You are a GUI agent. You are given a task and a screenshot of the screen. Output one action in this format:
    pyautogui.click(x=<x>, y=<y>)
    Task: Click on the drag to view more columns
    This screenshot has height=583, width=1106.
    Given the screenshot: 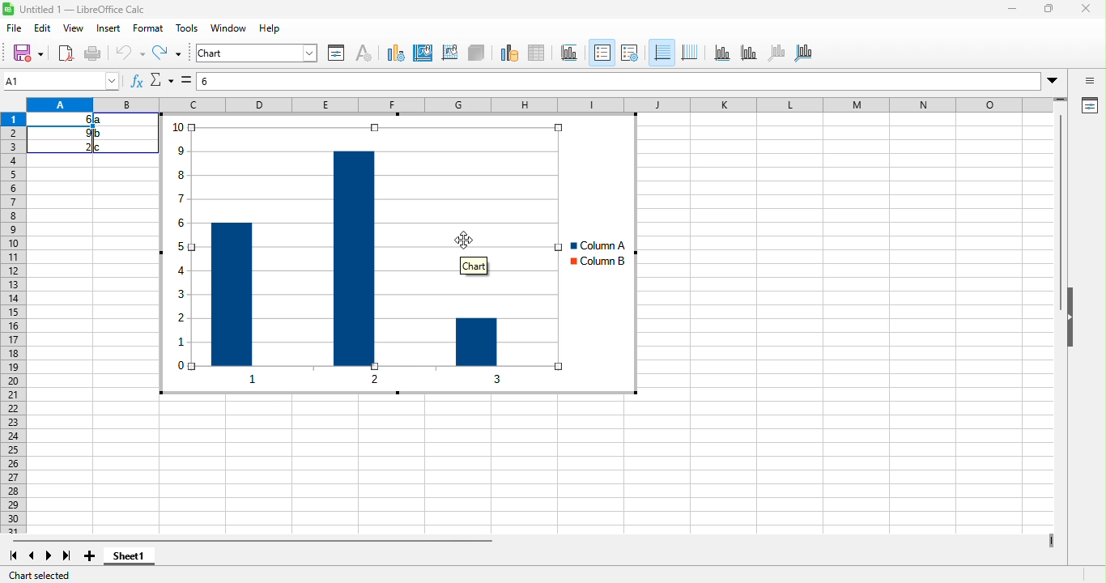 What is the action you would take?
    pyautogui.click(x=1047, y=537)
    